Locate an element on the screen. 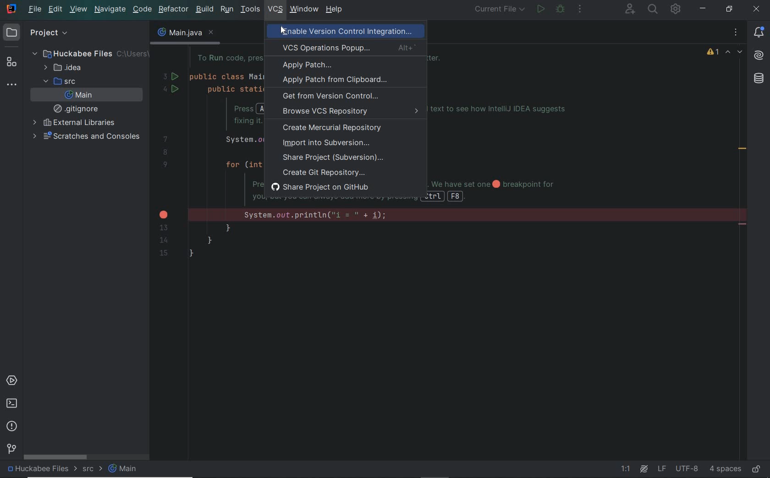  navigate is located at coordinates (110, 10).